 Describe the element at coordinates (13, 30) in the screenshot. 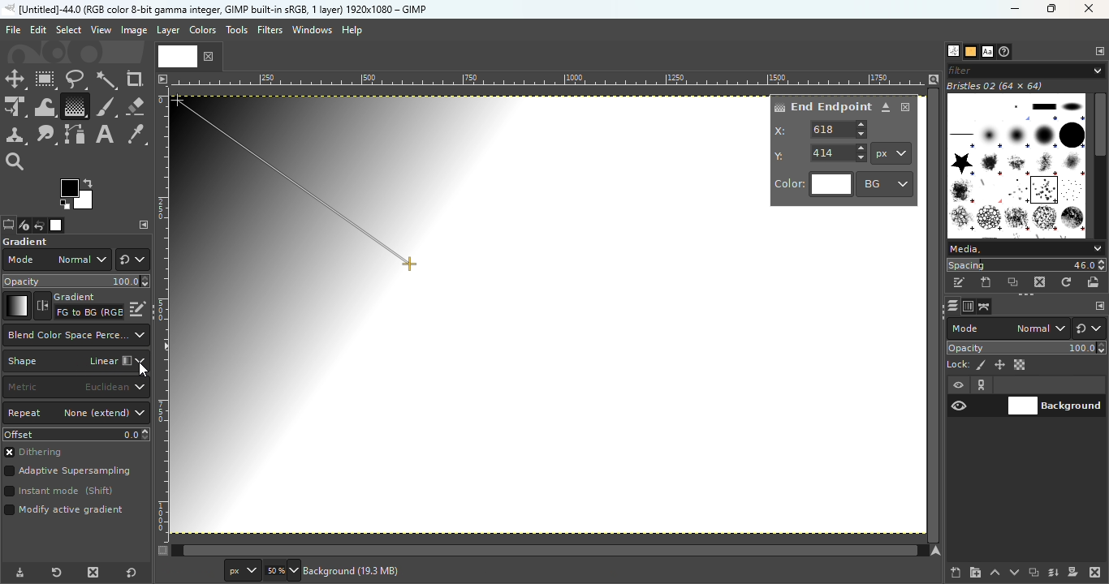

I see `File` at that location.